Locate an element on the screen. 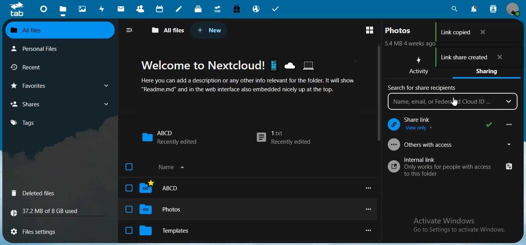 The image size is (526, 245). others with access is located at coordinates (452, 144).